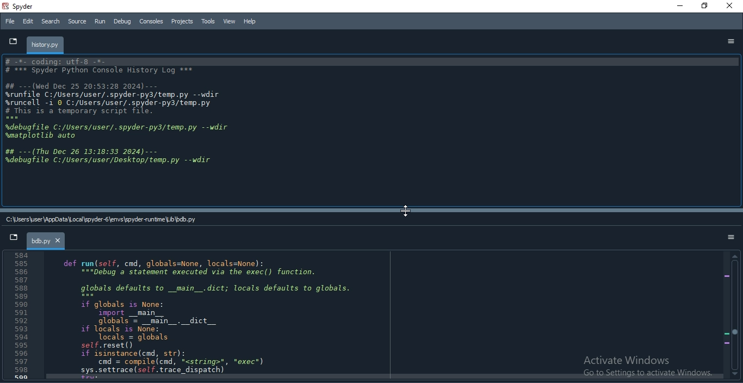 This screenshot has height=383, width=743. I want to click on scroll bar, so click(371, 210).